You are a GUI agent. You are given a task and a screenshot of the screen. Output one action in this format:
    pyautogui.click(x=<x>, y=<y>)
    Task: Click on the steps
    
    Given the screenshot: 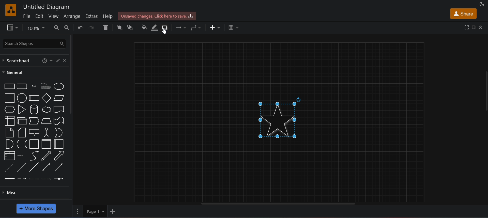 What is the action you would take?
    pyautogui.click(x=34, y=121)
    